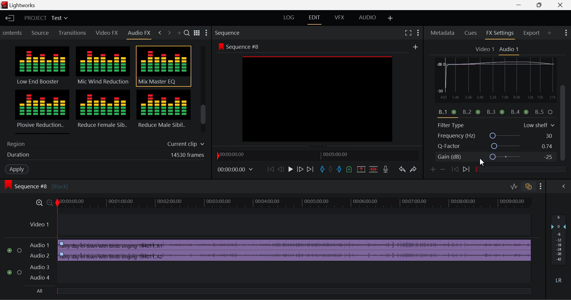  Describe the element at coordinates (40, 203) in the screenshot. I see `Timeline Zoom In` at that location.